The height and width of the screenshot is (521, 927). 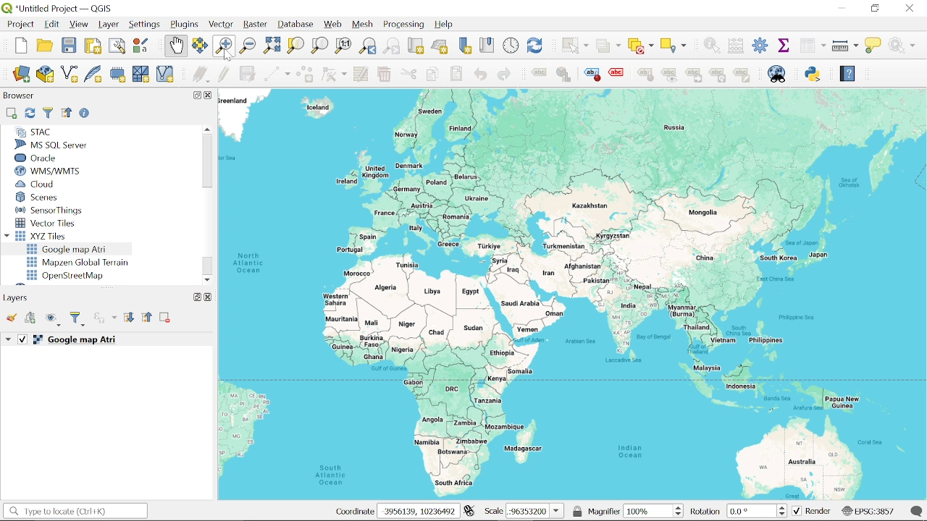 What do you see at coordinates (469, 511) in the screenshot?
I see `longnitude latitude` at bounding box center [469, 511].